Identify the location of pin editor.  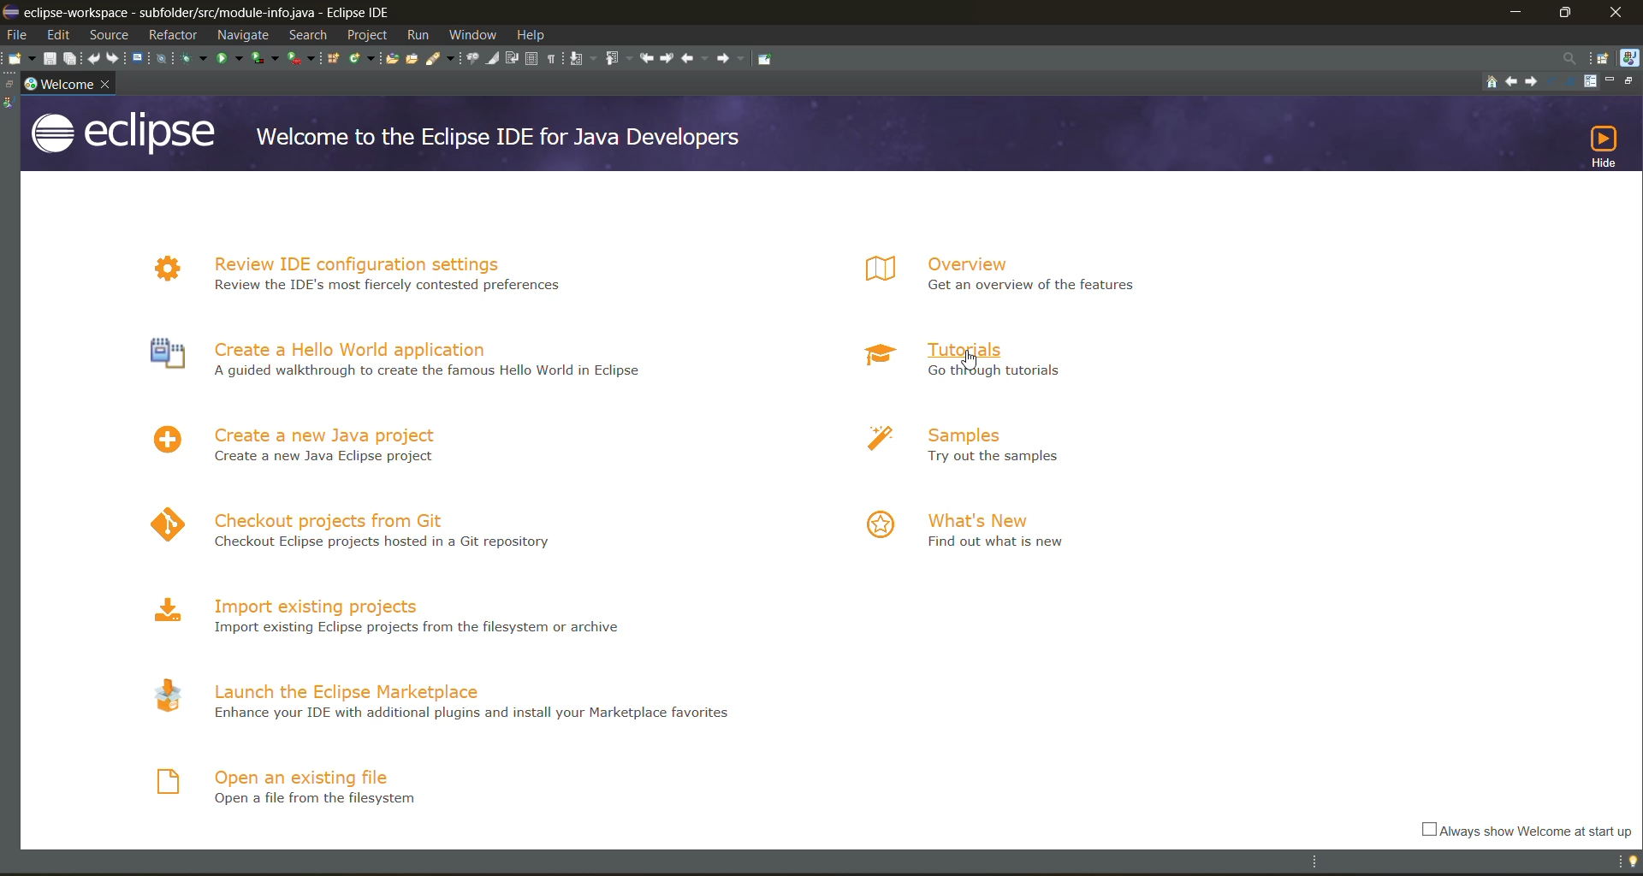
(765, 60).